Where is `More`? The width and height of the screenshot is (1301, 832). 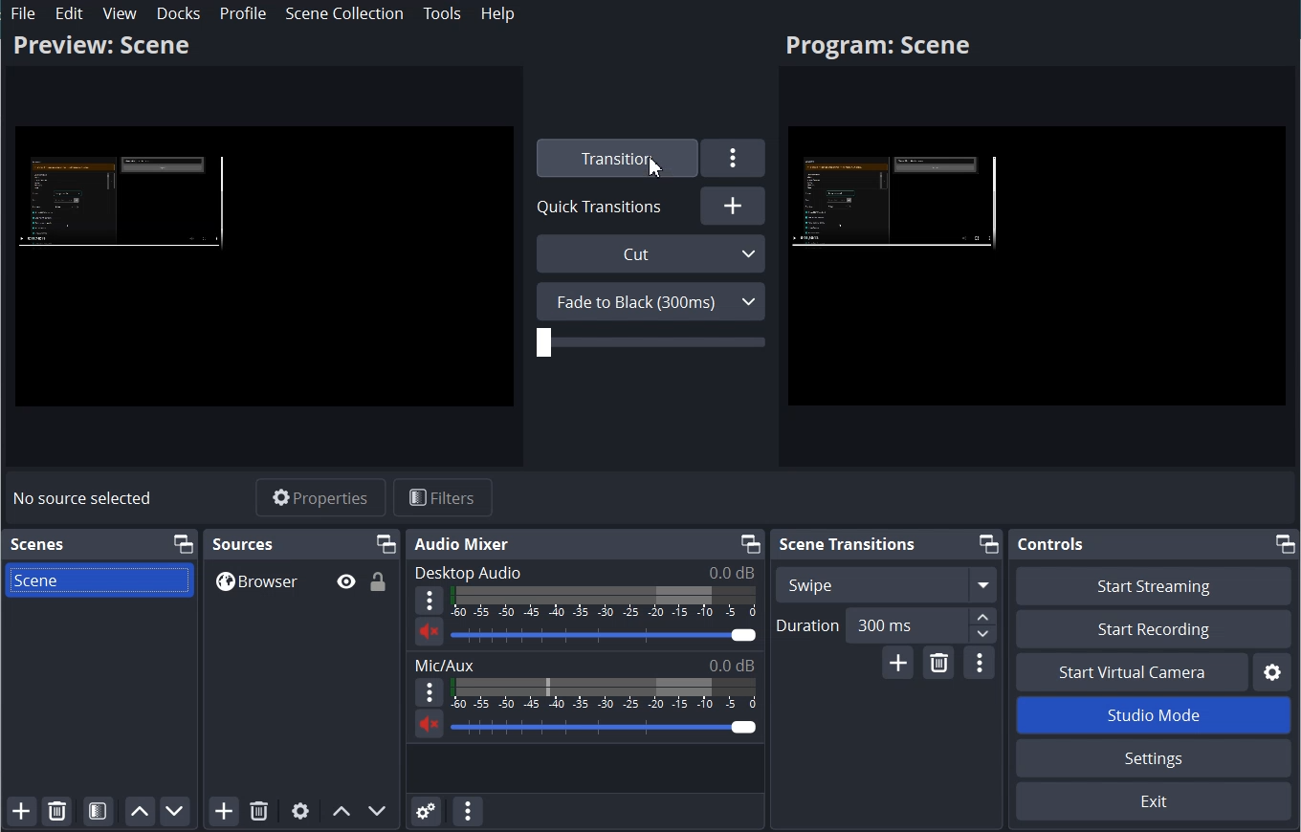 More is located at coordinates (430, 601).